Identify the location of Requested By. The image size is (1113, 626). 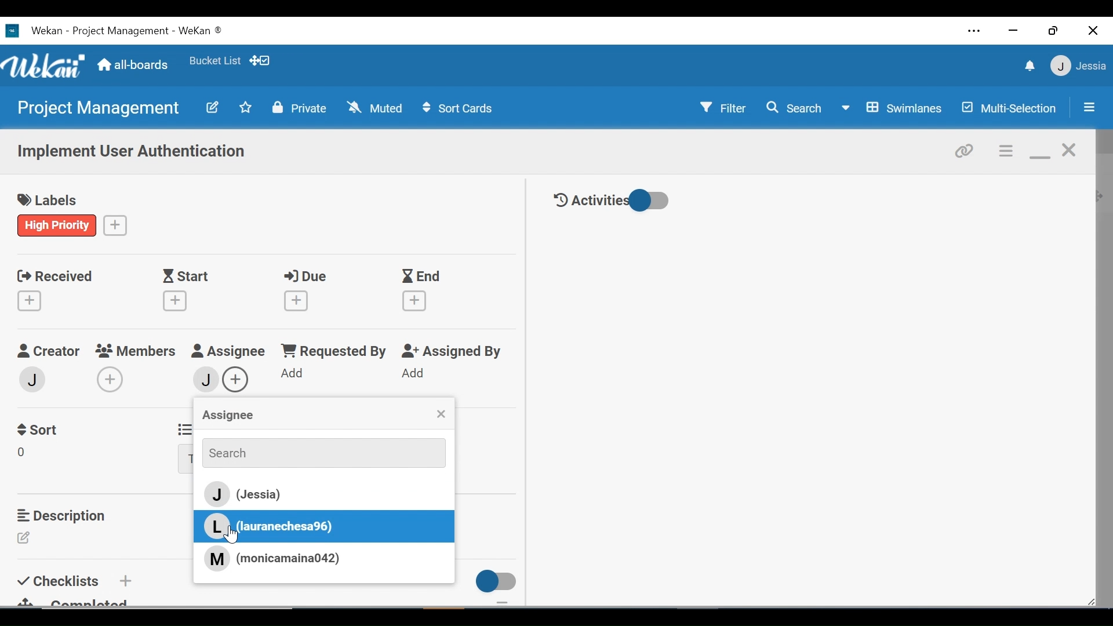
(333, 352).